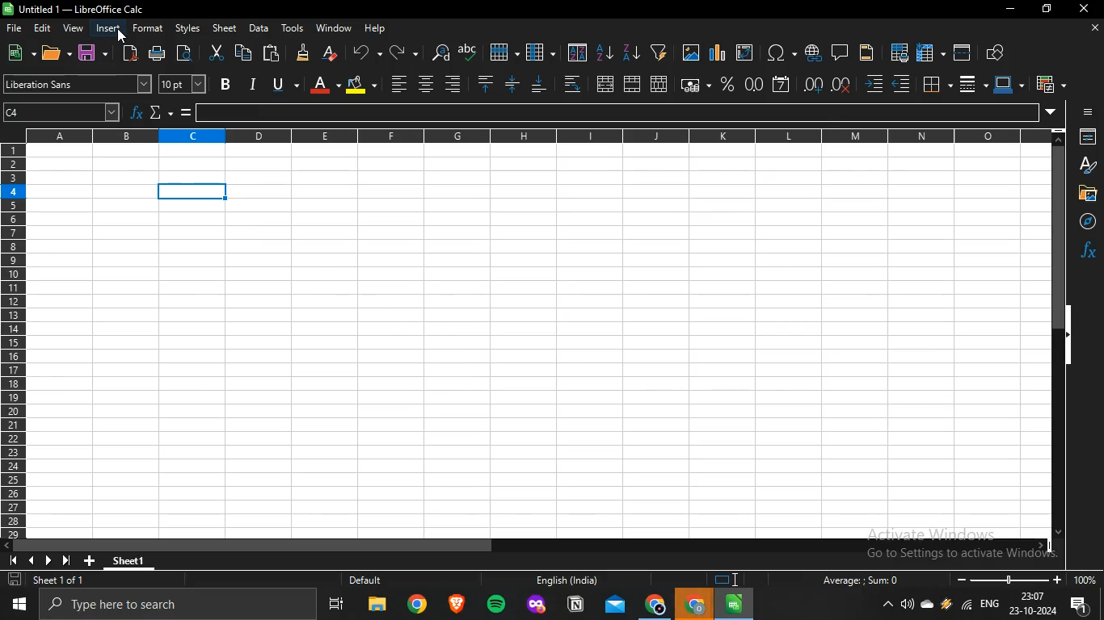 This screenshot has width=1104, height=620. I want to click on mozilla firefox, so click(537, 605).